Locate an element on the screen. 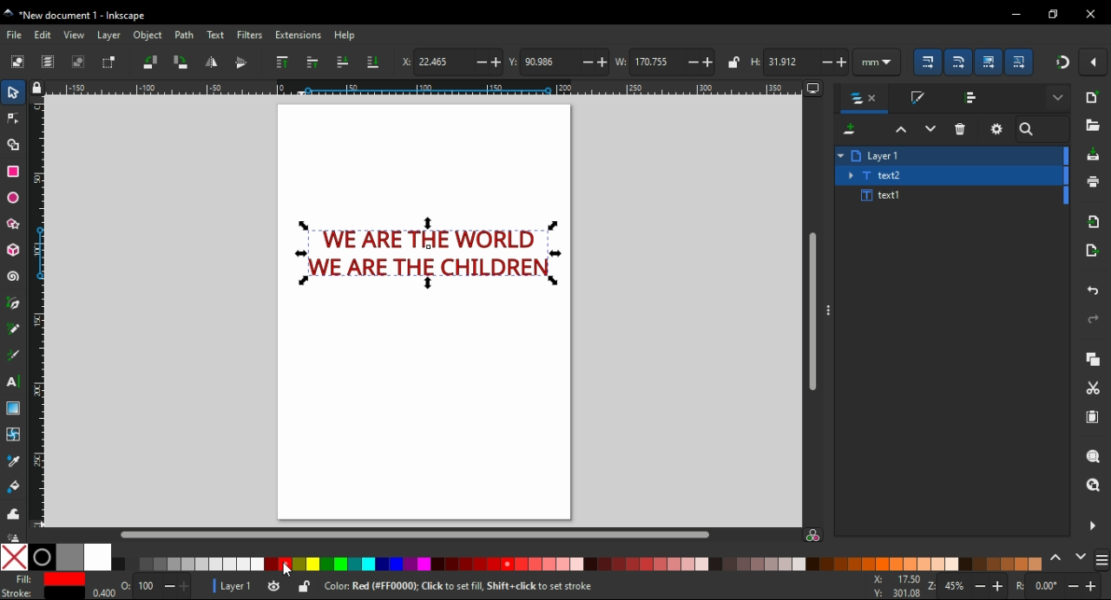 Image resolution: width=1111 pixels, height=600 pixels. selected object unlocked is located at coordinates (303, 588).